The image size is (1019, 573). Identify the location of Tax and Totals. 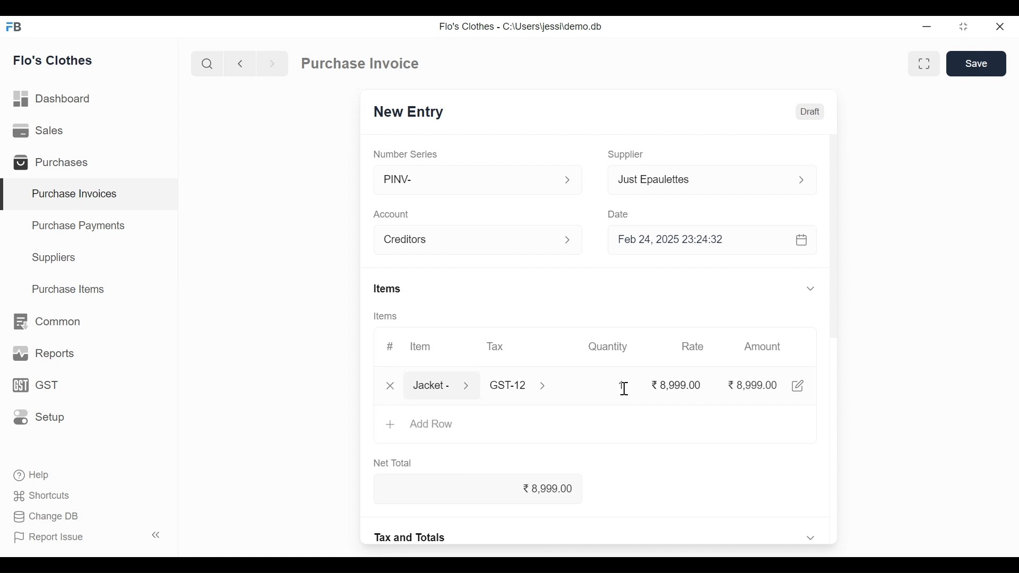
(411, 537).